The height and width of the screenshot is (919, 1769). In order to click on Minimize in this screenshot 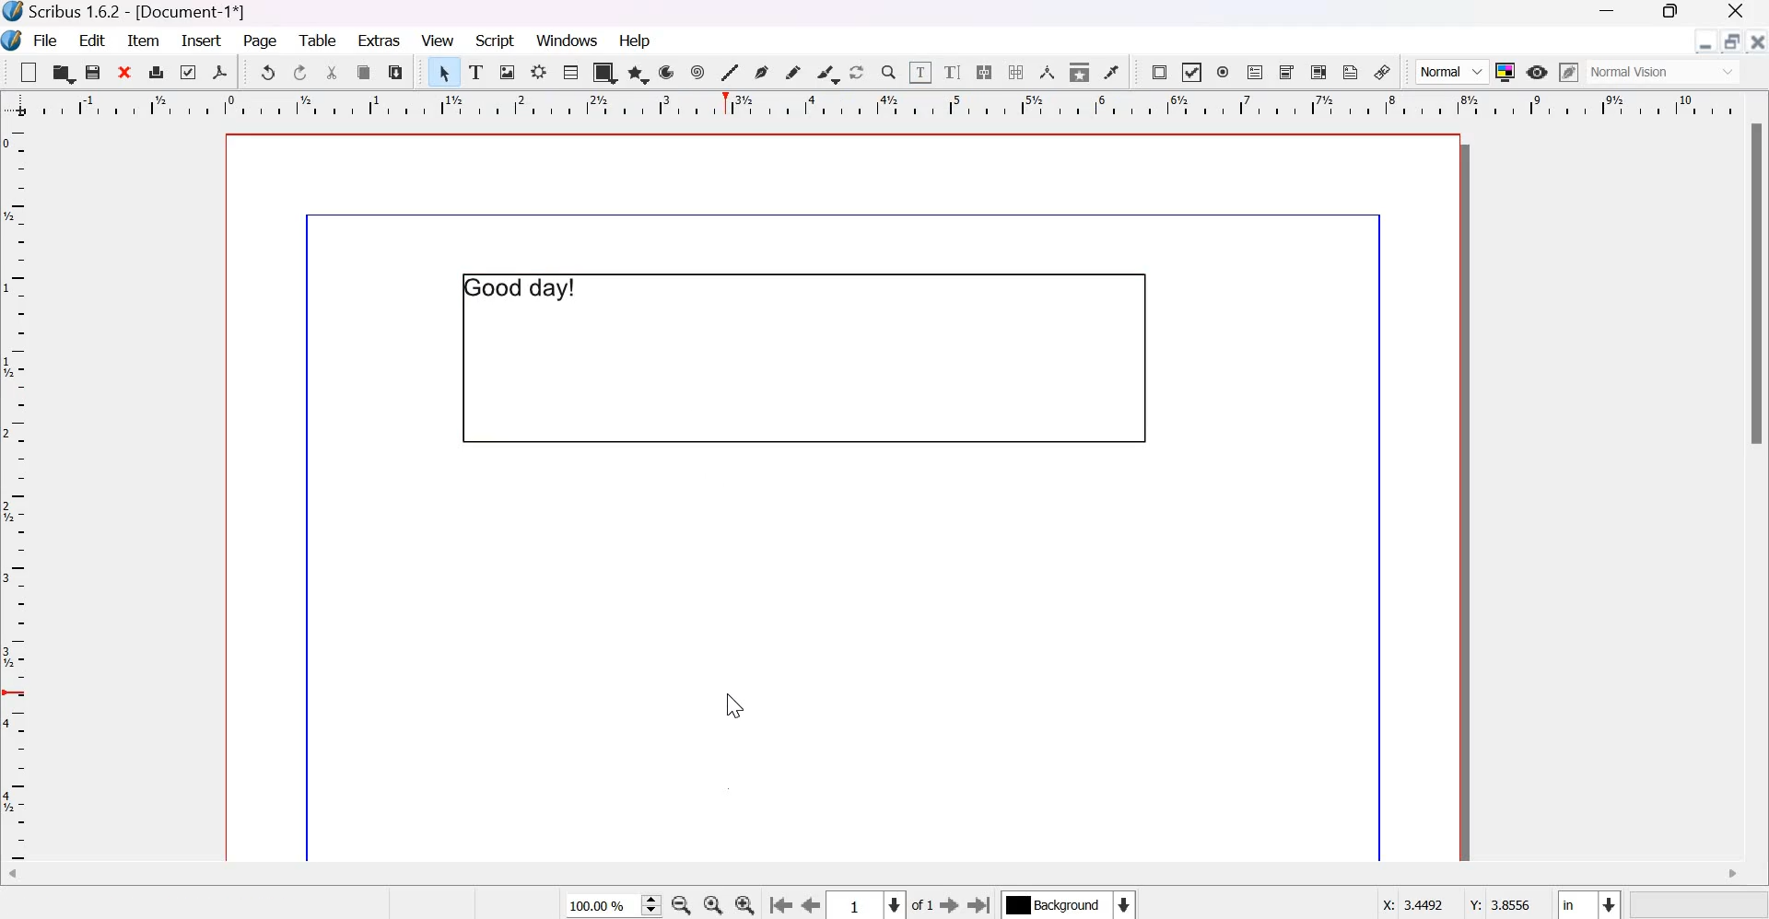, I will do `click(1608, 13)`.